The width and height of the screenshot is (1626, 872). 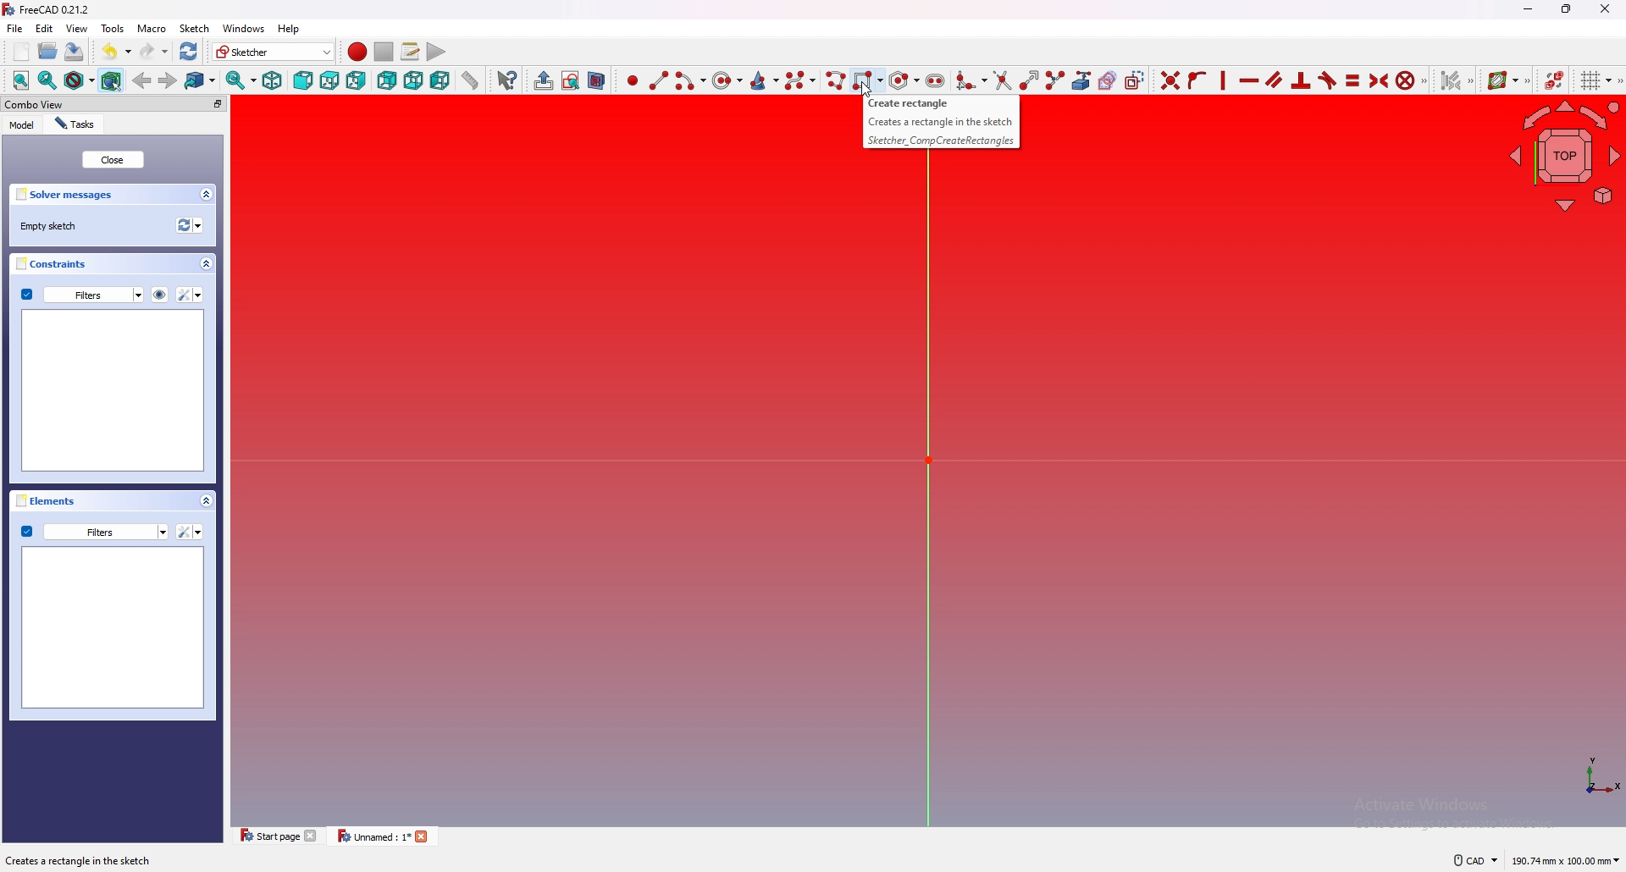 What do you see at coordinates (691, 80) in the screenshot?
I see `create arc` at bounding box center [691, 80].